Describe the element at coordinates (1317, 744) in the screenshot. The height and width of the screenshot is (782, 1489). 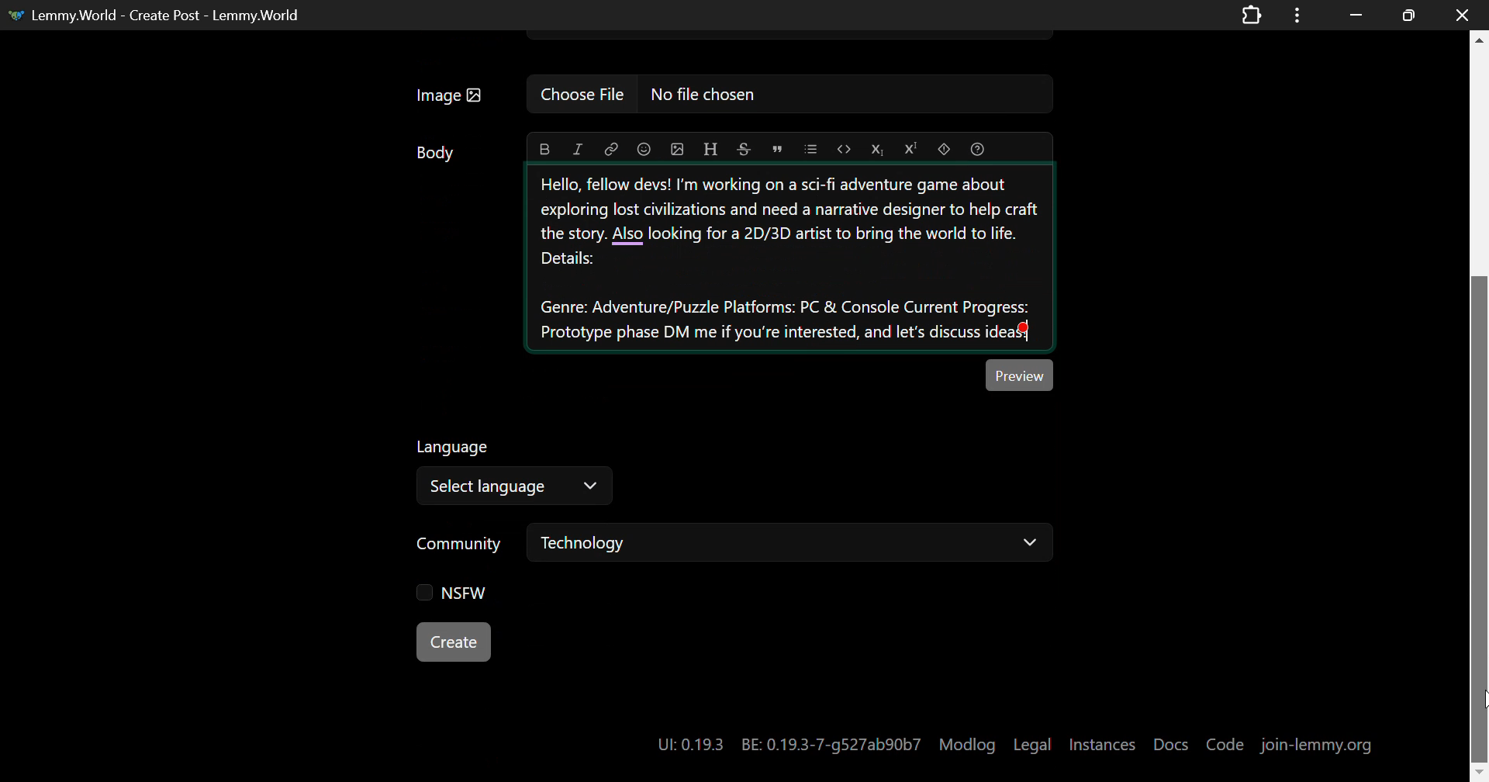
I see `join-lemmy.org` at that location.